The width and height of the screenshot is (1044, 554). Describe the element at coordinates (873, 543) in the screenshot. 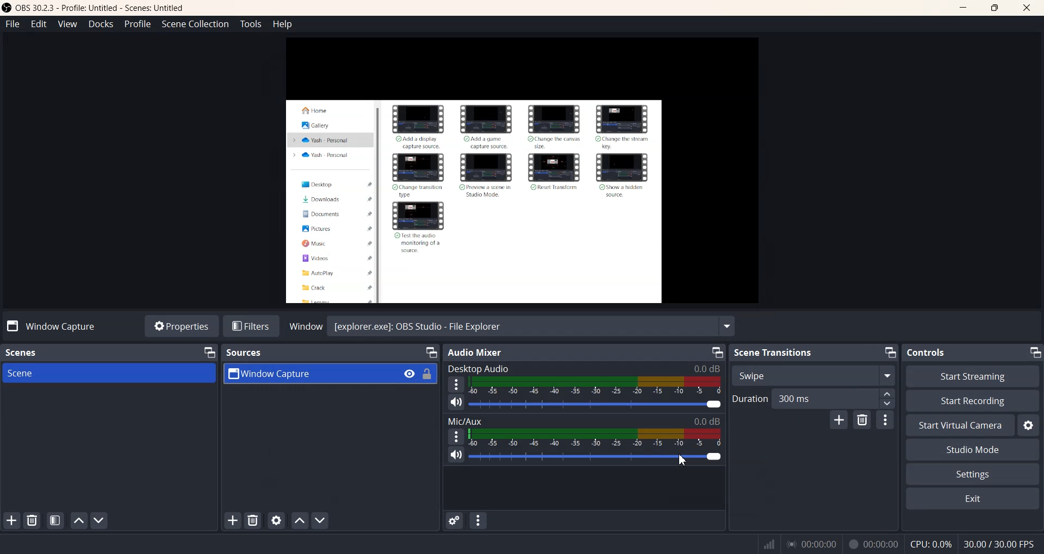

I see `00:00:00` at that location.